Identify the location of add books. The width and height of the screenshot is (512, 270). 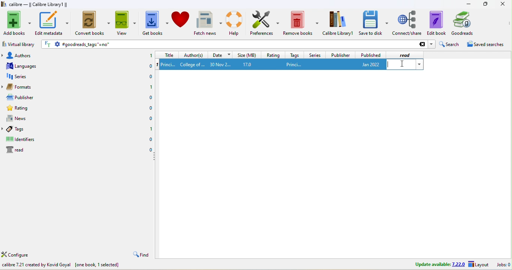
(16, 23).